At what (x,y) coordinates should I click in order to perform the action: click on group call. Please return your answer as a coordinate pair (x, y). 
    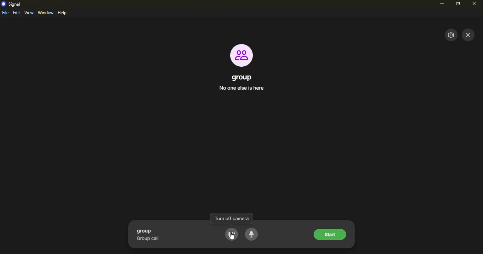
    Looking at the image, I should click on (149, 239).